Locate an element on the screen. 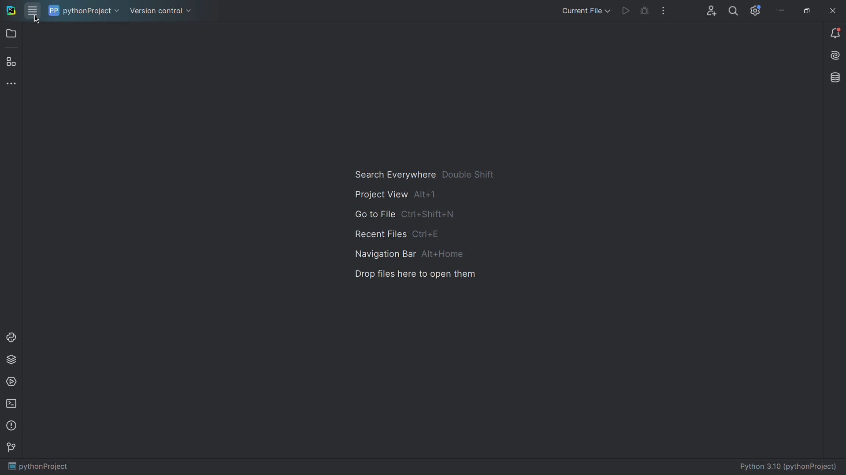  Drop files here to open them is located at coordinates (418, 274).